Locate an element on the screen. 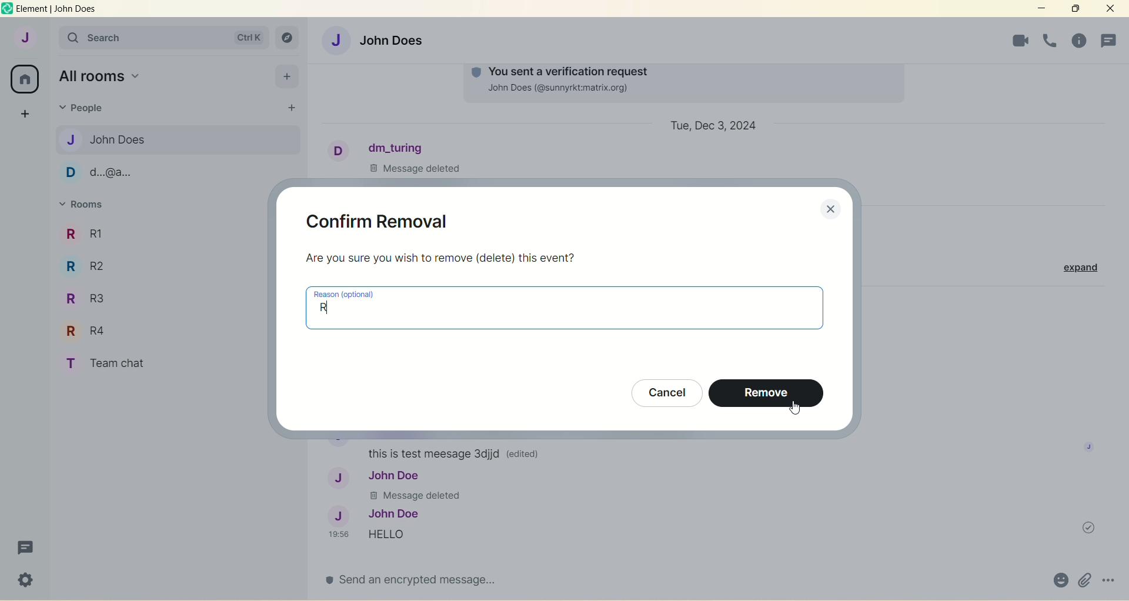  John Does is located at coordinates (111, 139).